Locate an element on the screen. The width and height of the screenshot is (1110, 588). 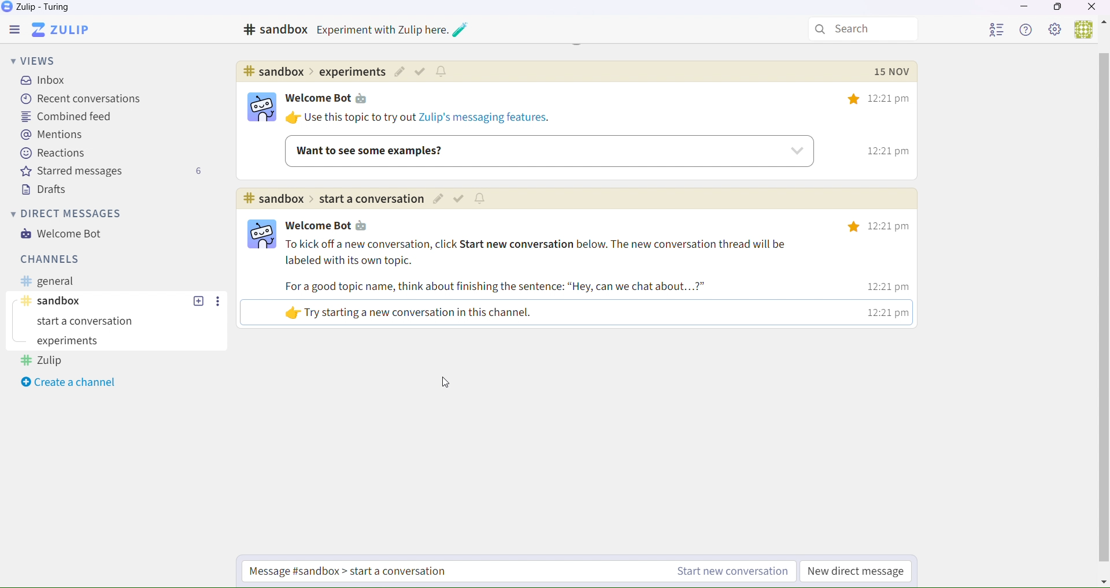
User List is located at coordinates (998, 30).